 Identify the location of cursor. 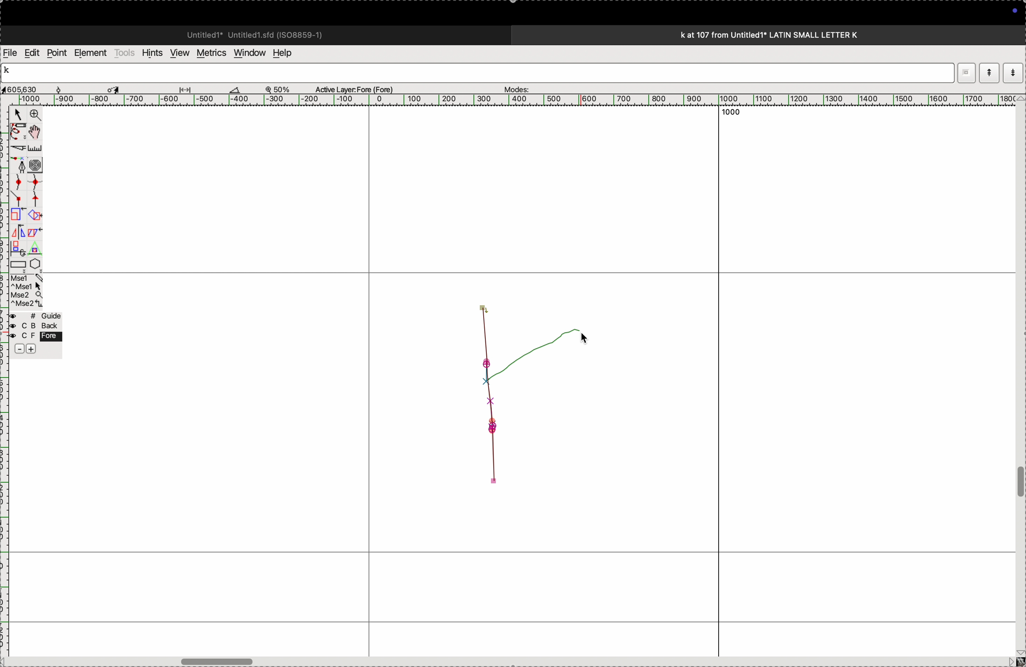
(116, 88).